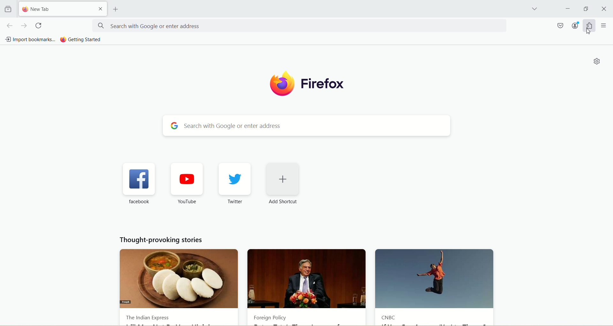 The width and height of the screenshot is (613, 326). I want to click on Refresh, so click(40, 26).